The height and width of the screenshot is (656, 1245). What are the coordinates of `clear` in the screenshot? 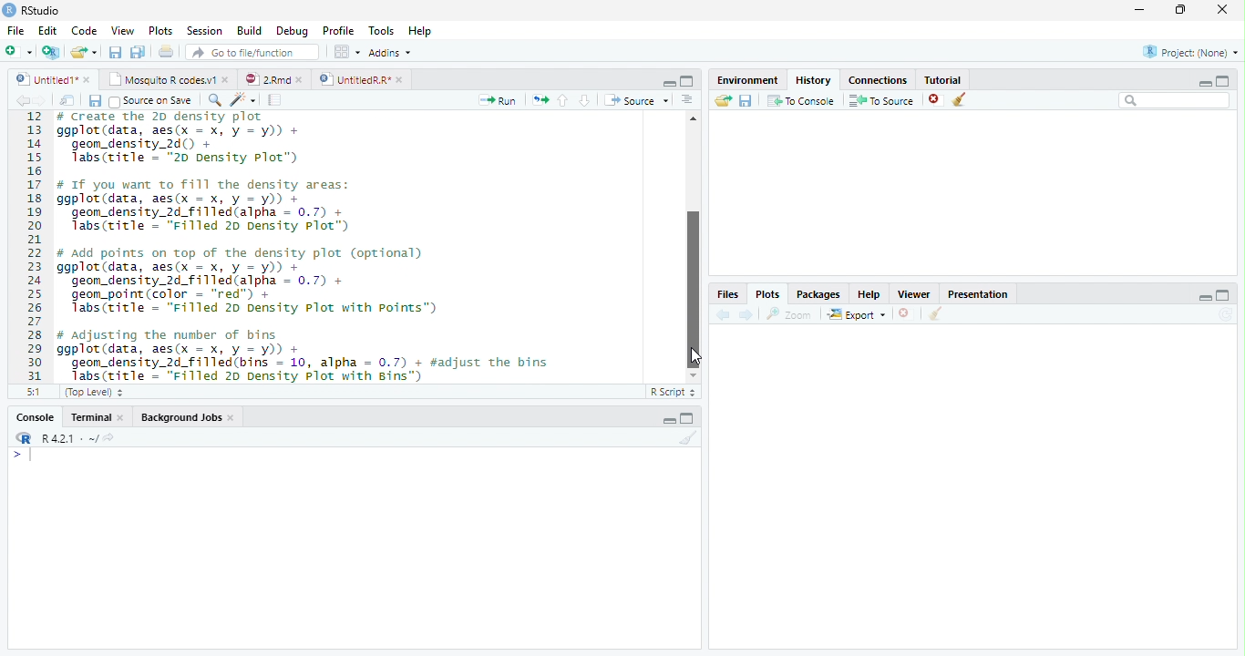 It's located at (935, 315).